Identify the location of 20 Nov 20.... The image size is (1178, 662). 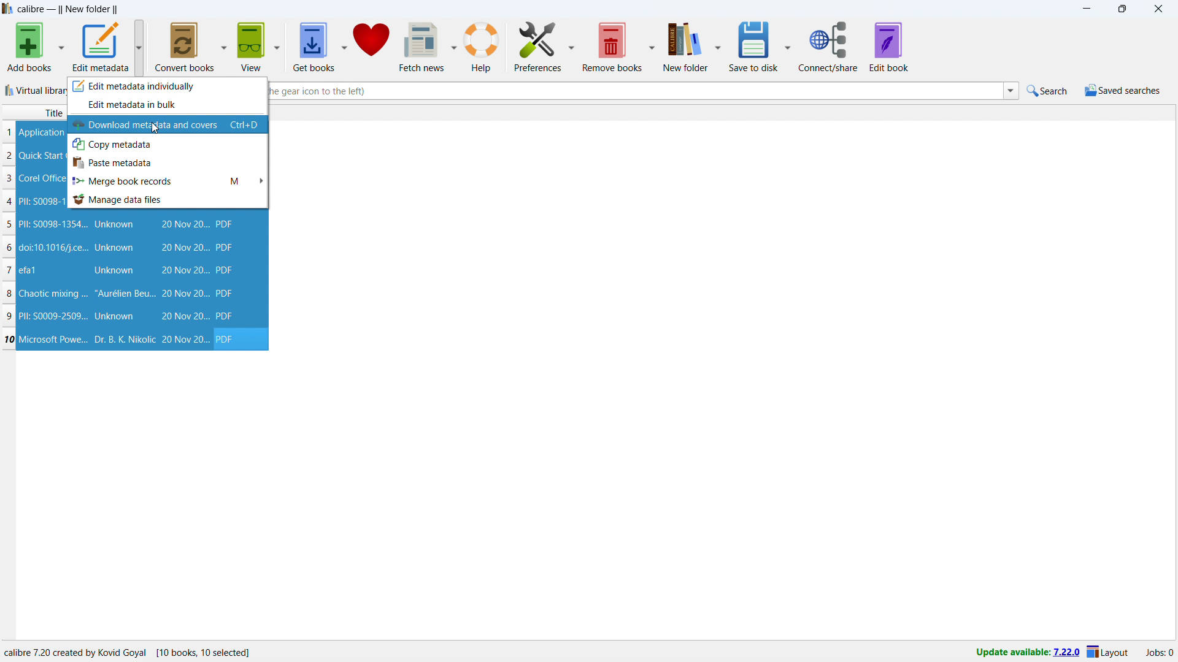
(184, 248).